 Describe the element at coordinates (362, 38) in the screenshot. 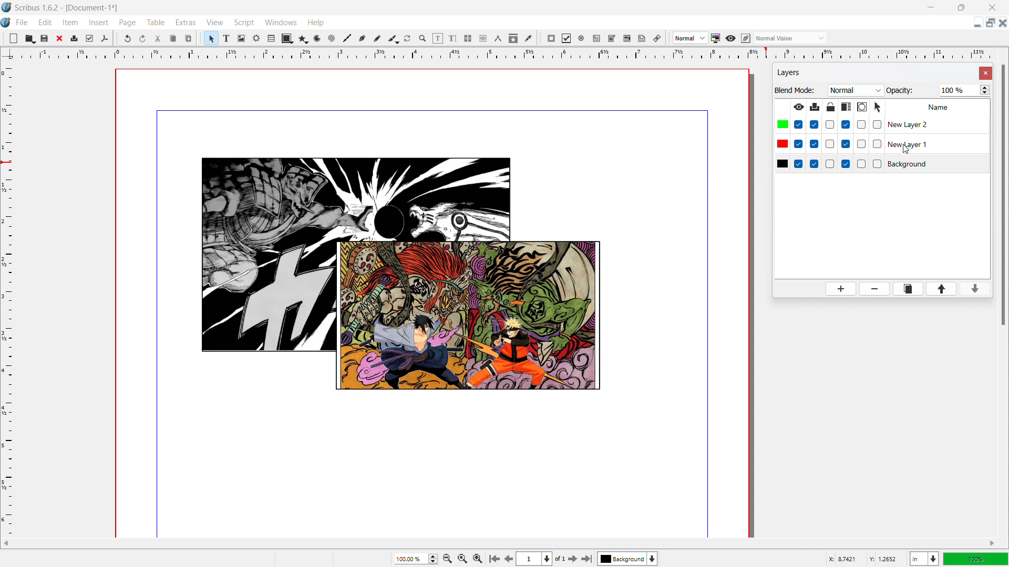

I see `bezier curve` at that location.